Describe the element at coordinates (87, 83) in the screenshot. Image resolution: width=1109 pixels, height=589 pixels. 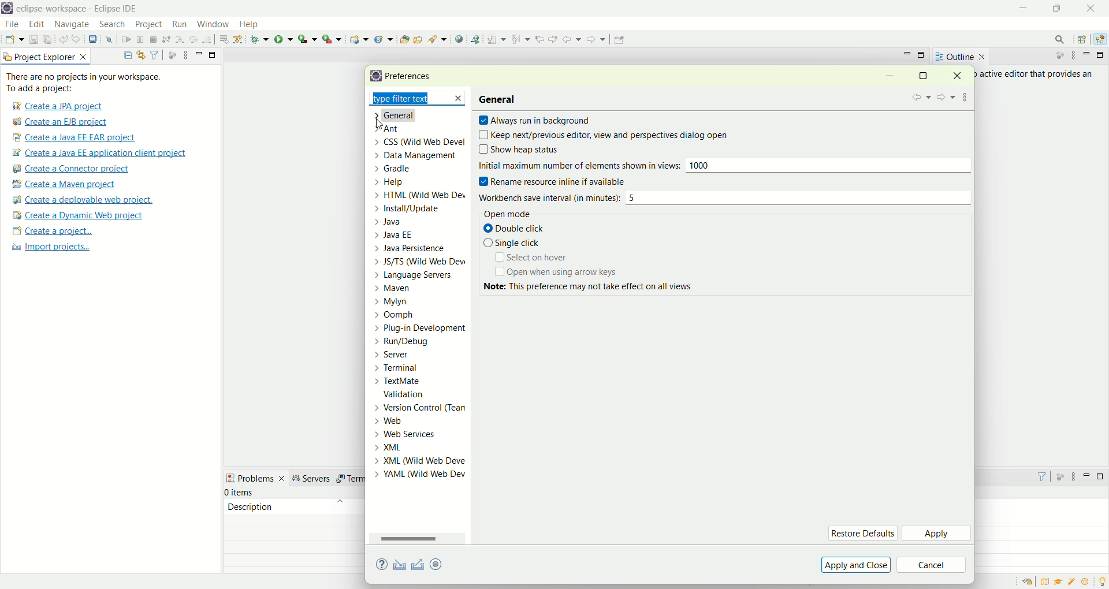
I see `There are no projects in your workspace. To add a project:` at that location.